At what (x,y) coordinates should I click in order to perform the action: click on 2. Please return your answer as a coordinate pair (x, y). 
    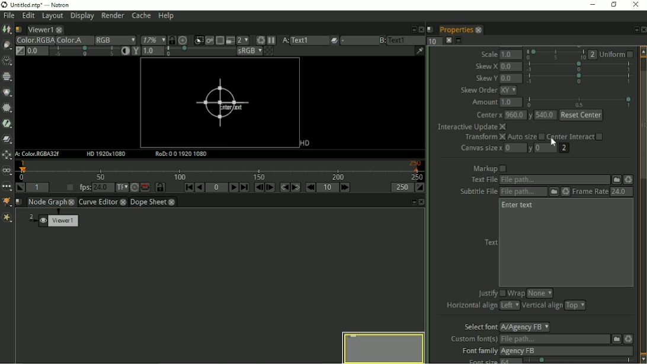
    Looking at the image, I should click on (593, 55).